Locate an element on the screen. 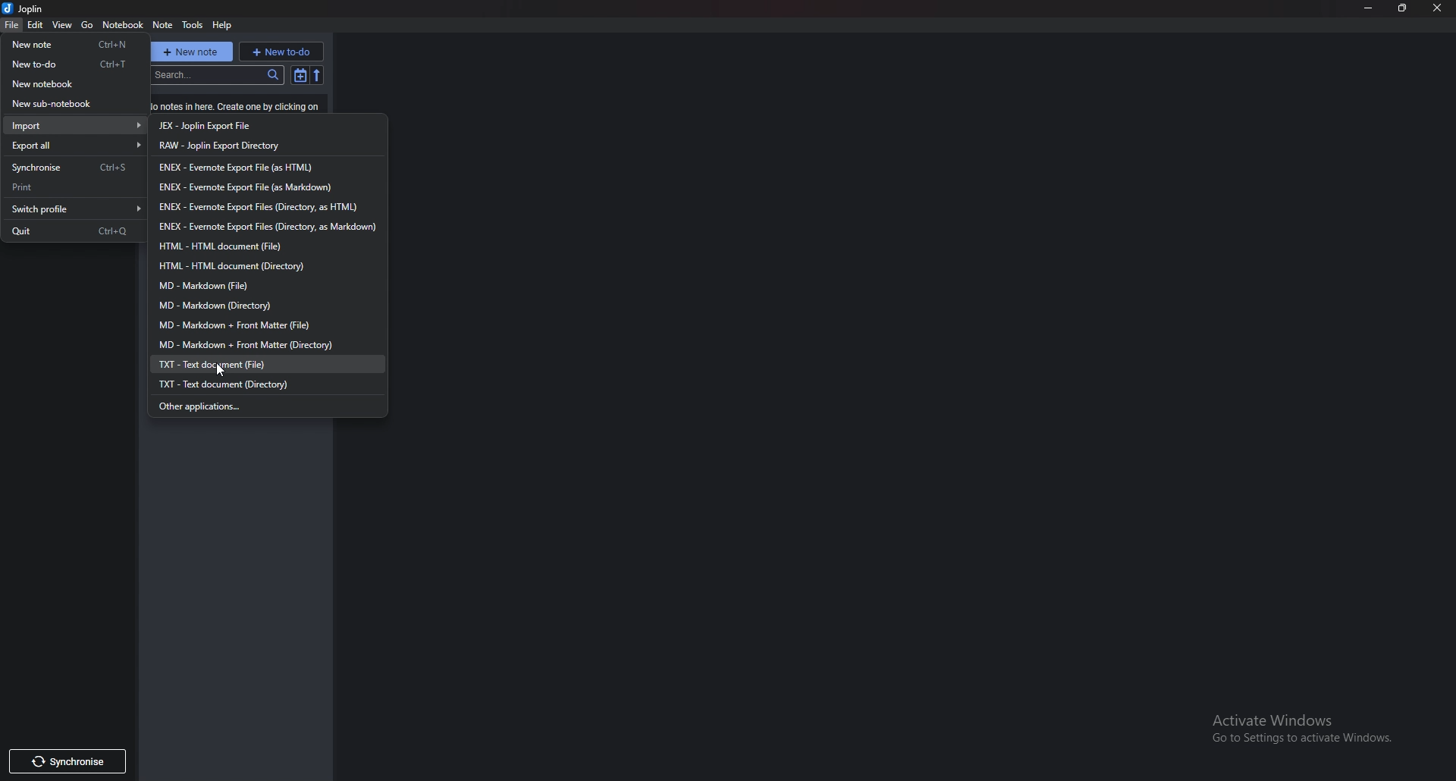 Image resolution: width=1456 pixels, height=781 pixels. enex directory markdown is located at coordinates (265, 227).